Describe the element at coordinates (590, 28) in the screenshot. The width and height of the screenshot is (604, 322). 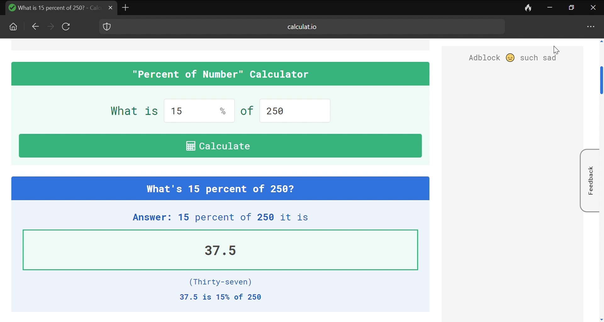
I see `options` at that location.